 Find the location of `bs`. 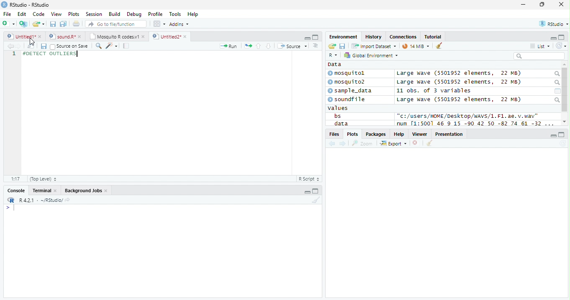

bs is located at coordinates (337, 116).